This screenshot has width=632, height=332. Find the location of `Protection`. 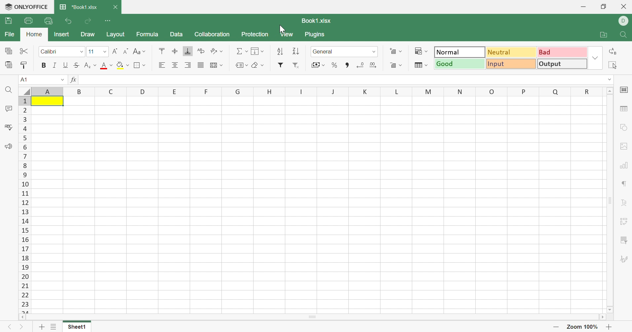

Protection is located at coordinates (255, 34).